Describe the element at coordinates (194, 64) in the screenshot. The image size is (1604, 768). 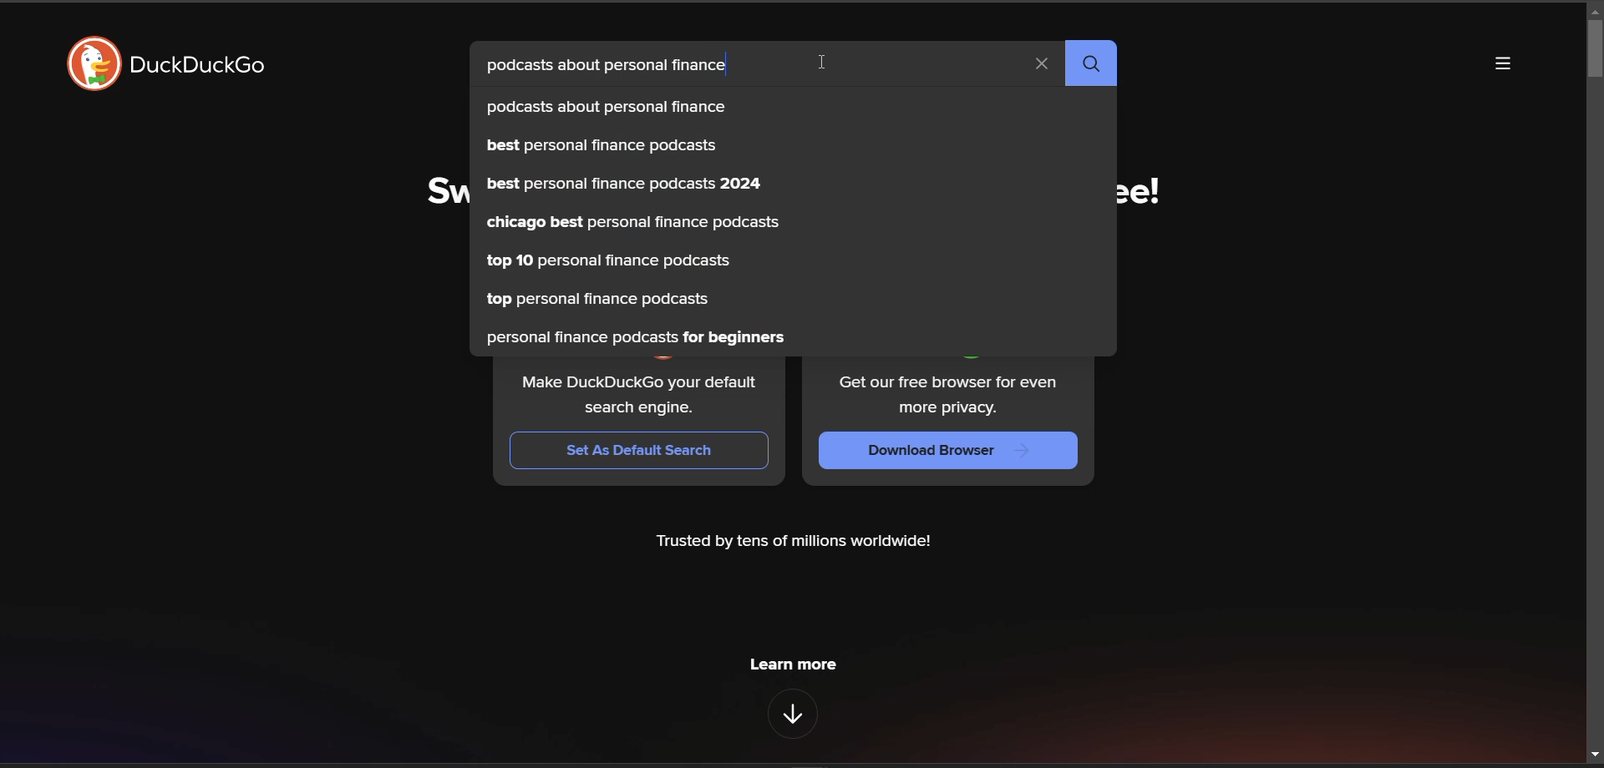
I see `DuckDuckGo` at that location.